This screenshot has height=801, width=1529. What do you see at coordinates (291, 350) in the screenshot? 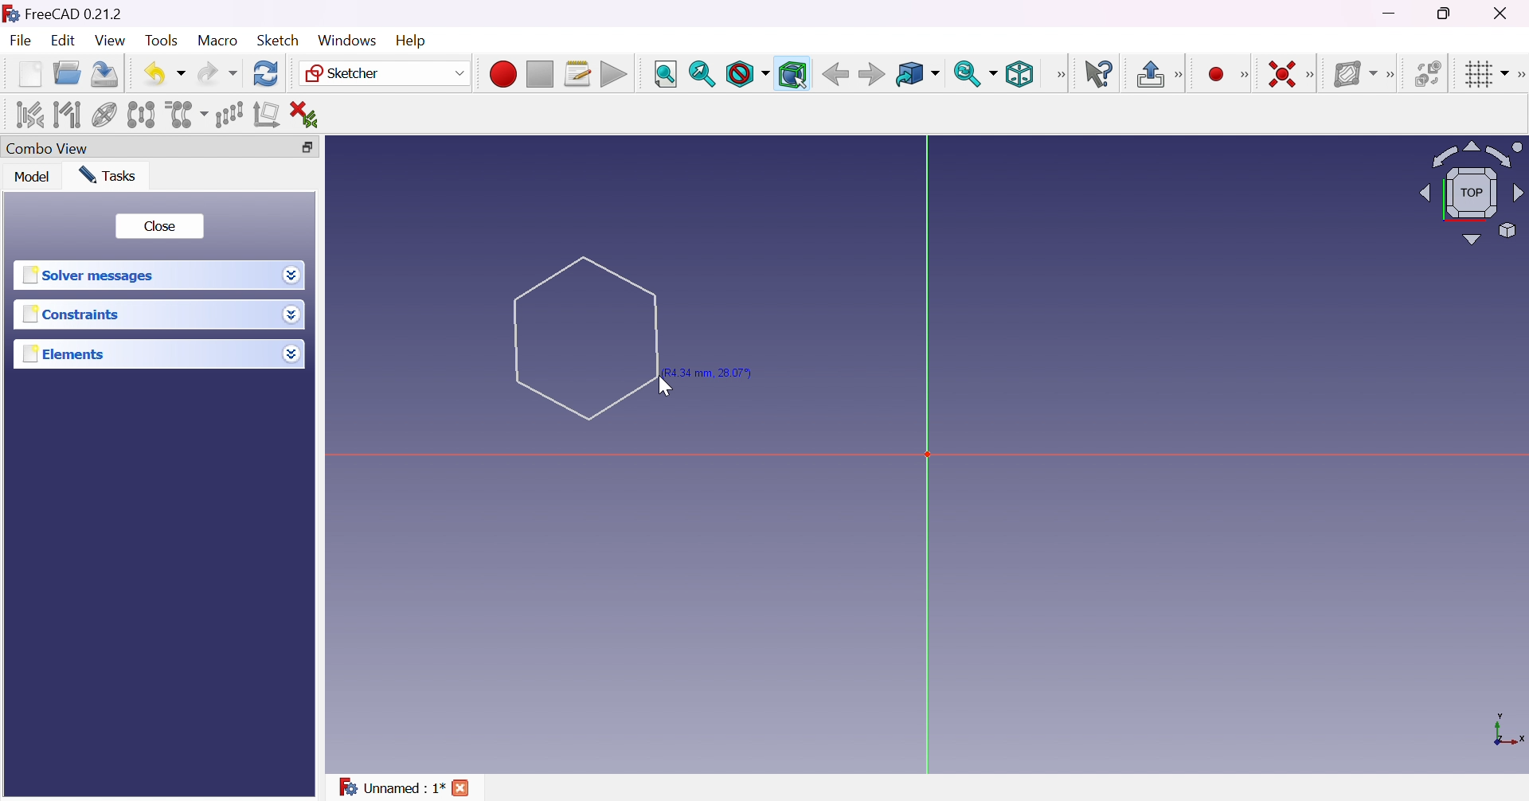
I see `Drop down` at bounding box center [291, 350].